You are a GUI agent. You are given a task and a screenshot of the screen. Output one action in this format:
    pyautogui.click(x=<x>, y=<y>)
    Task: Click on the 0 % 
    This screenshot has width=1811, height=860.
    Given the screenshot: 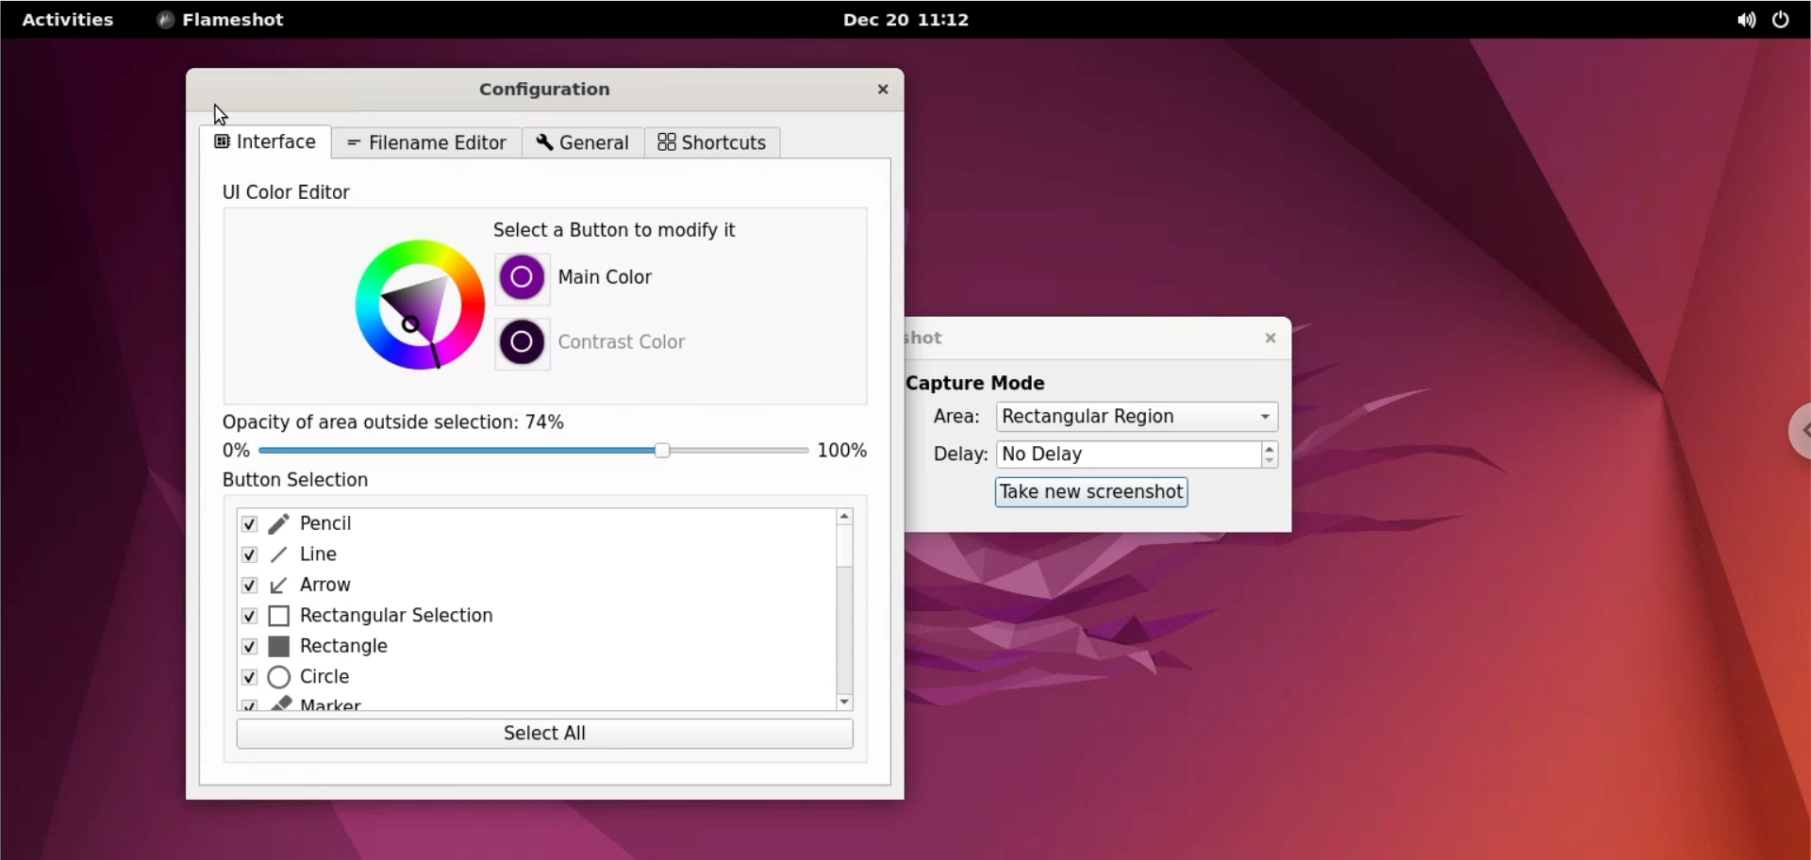 What is the action you would take?
    pyautogui.click(x=231, y=453)
    